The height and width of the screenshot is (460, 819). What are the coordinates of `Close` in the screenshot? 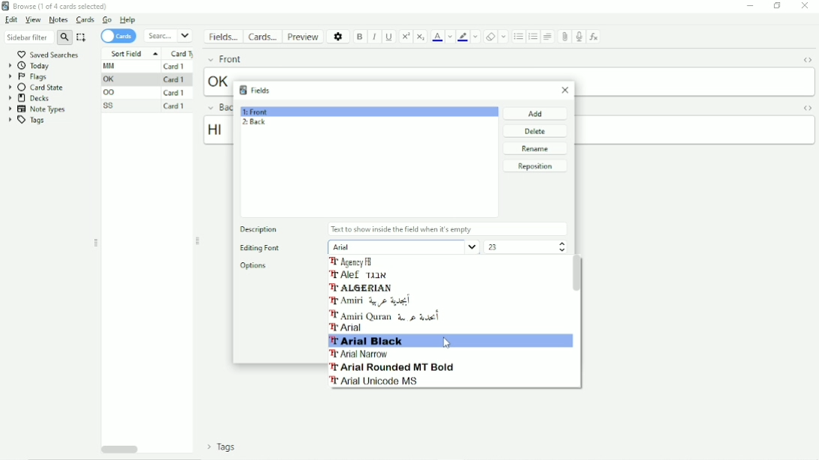 It's located at (805, 6).